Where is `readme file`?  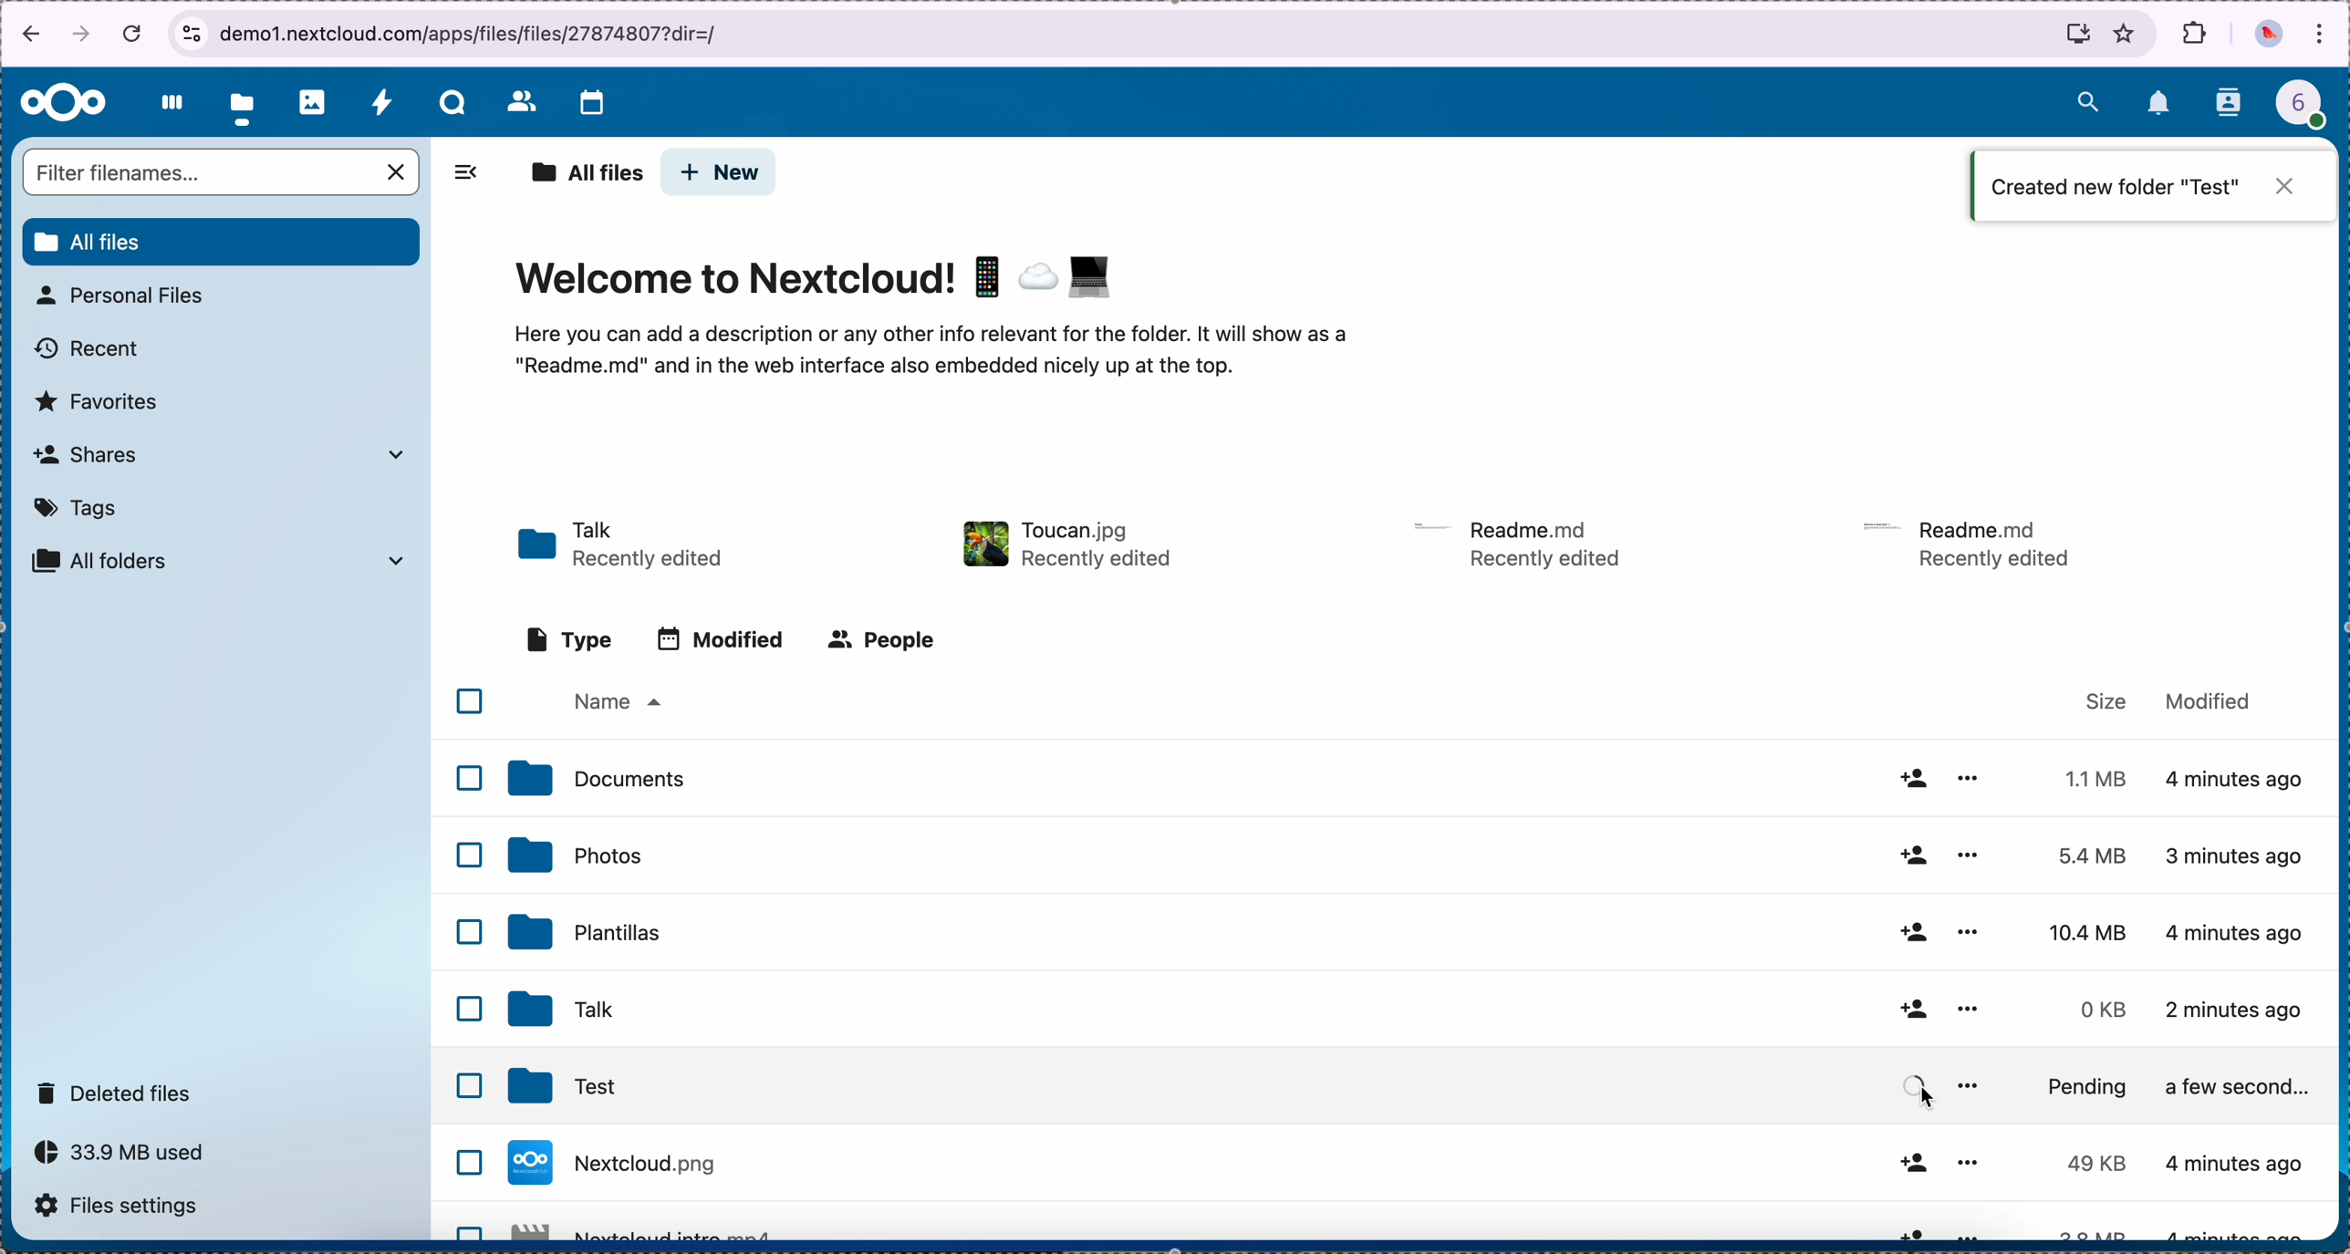
readme file is located at coordinates (1522, 542).